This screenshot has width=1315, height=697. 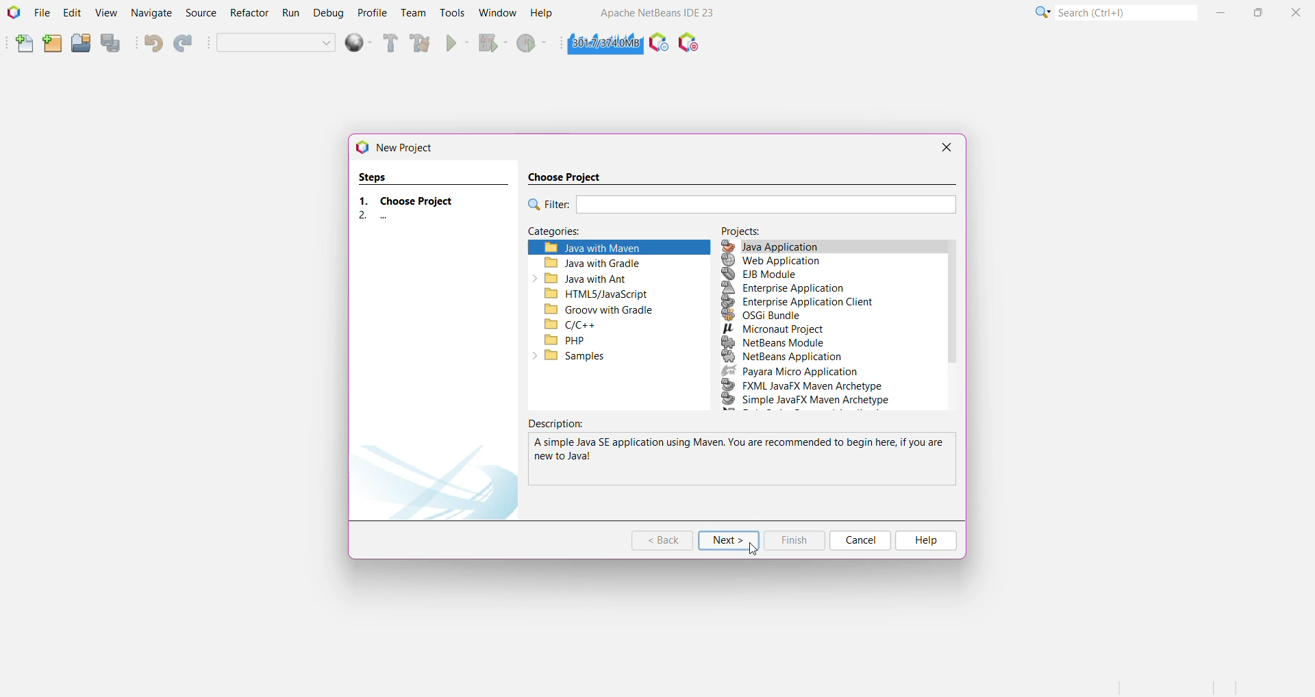 I want to click on Open Project, so click(x=80, y=45).